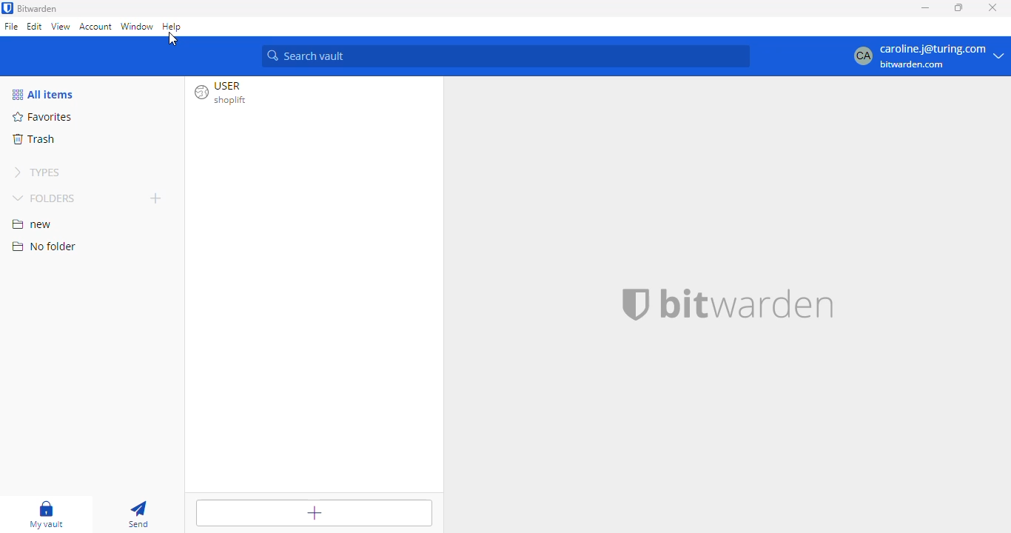  Describe the element at coordinates (172, 27) in the screenshot. I see `help` at that location.